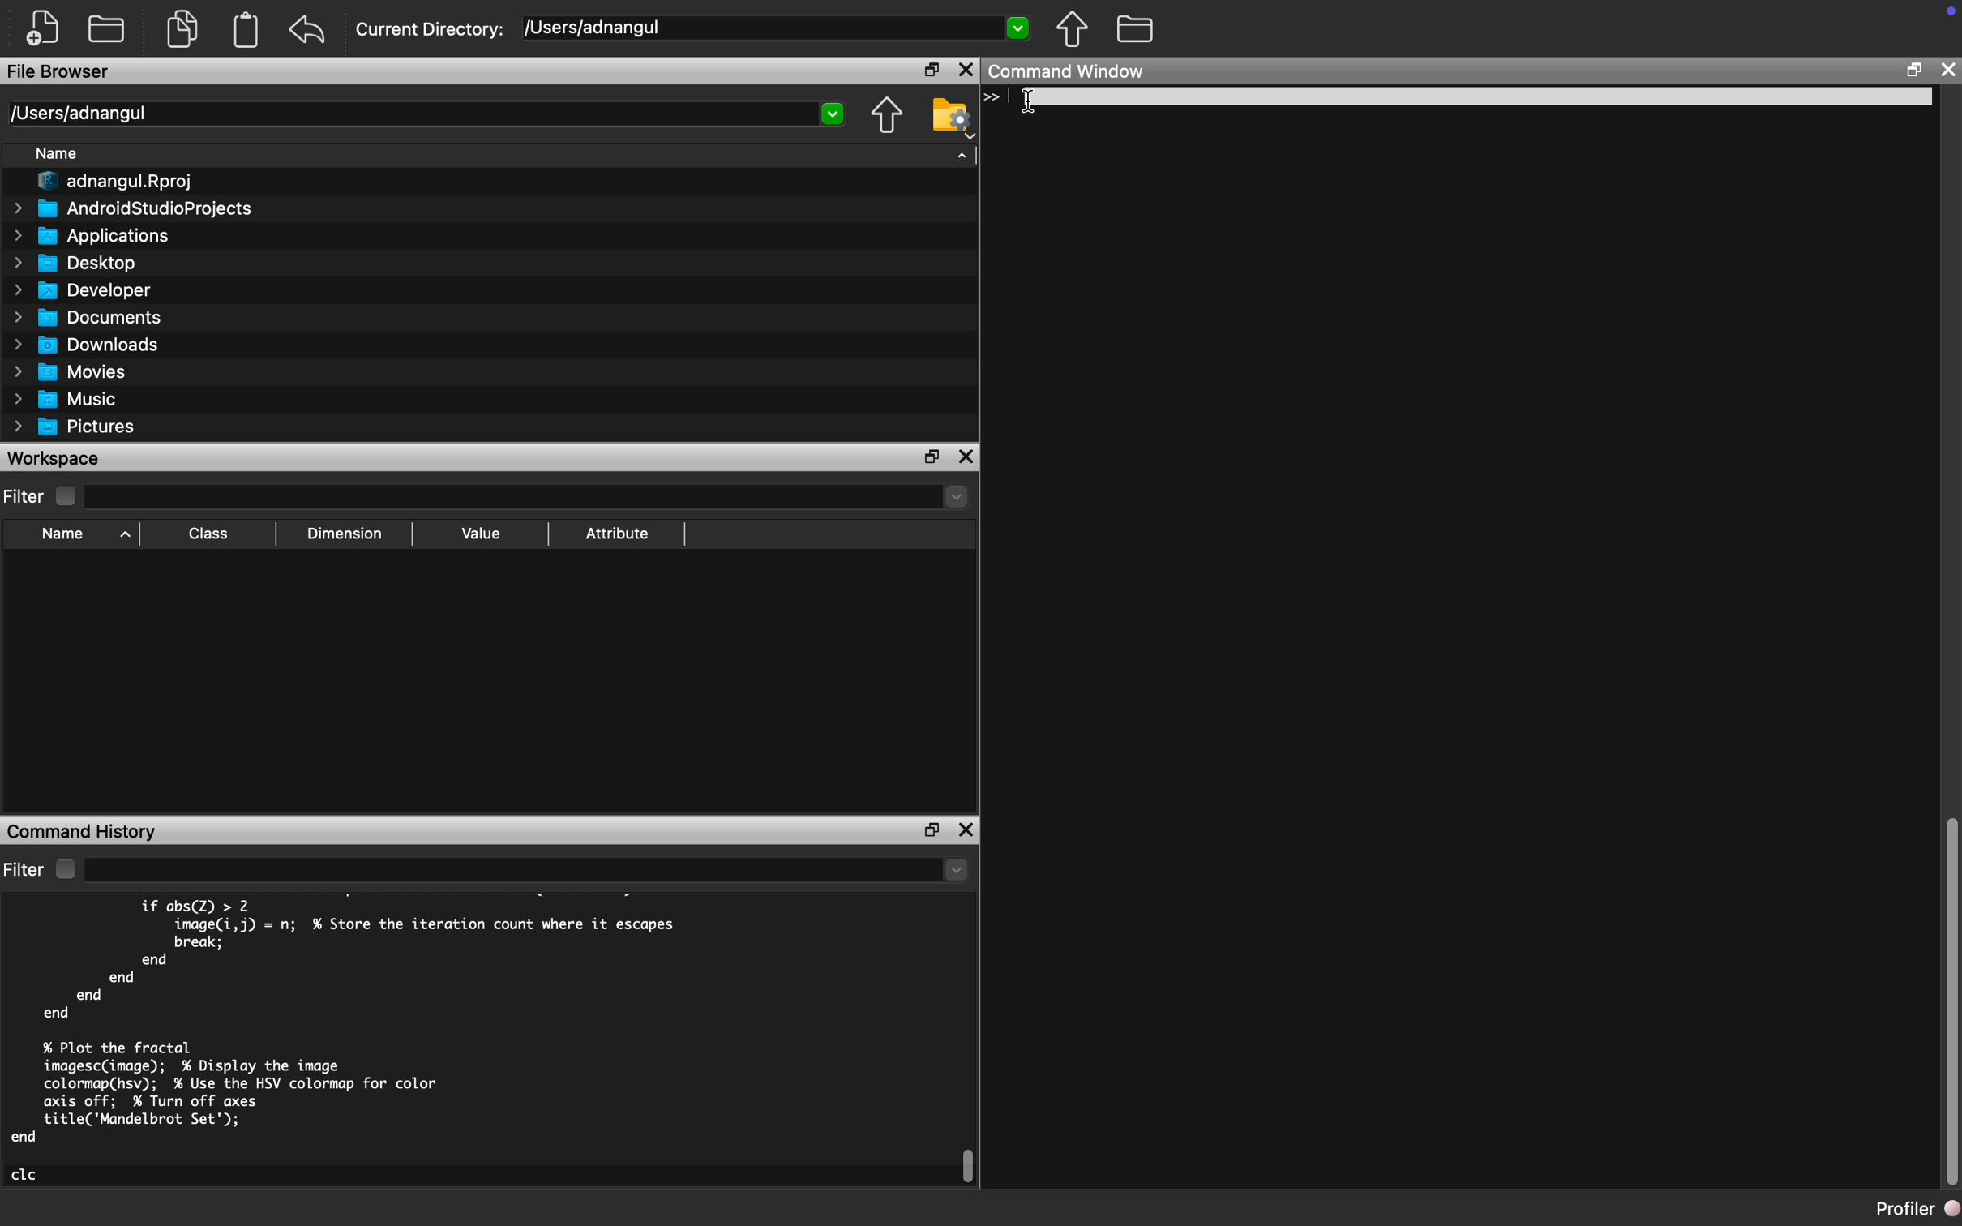 Image resolution: width=1962 pixels, height=1226 pixels. What do you see at coordinates (481, 534) in the screenshot?
I see `Value` at bounding box center [481, 534].